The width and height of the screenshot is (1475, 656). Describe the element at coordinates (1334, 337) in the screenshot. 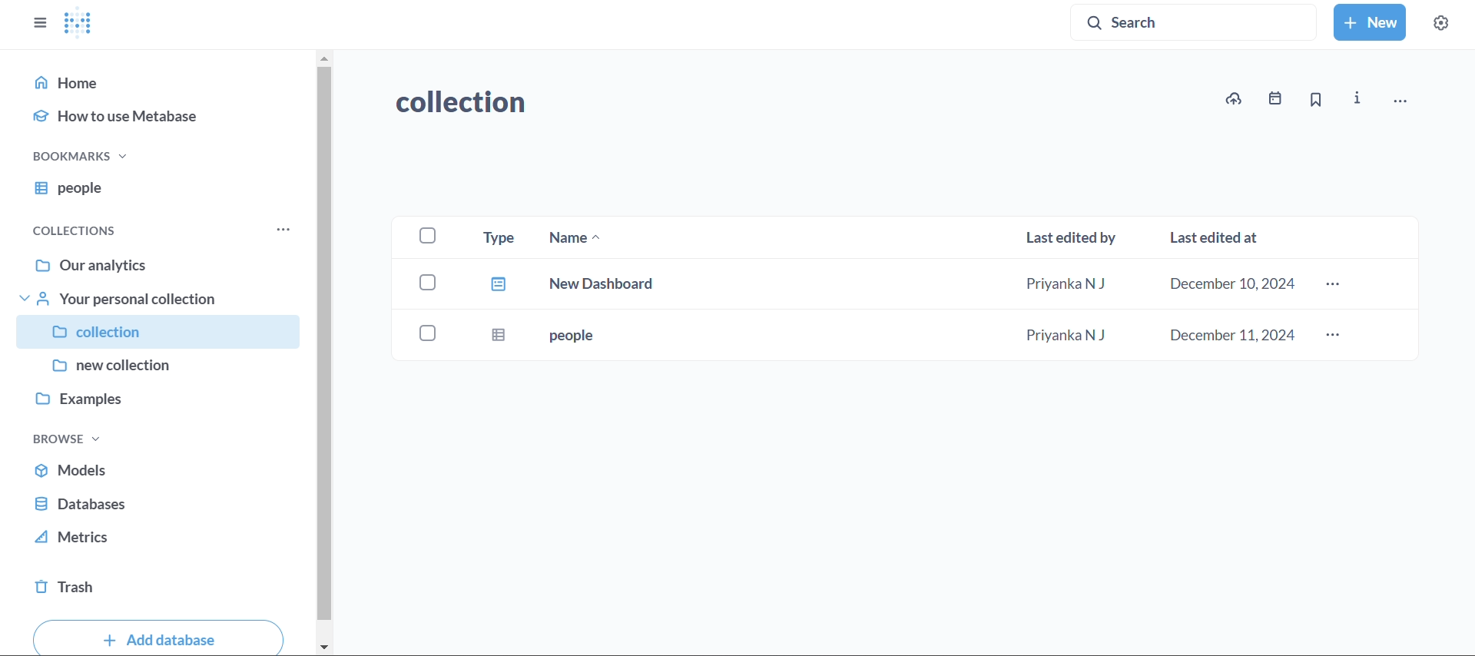

I see `more` at that location.